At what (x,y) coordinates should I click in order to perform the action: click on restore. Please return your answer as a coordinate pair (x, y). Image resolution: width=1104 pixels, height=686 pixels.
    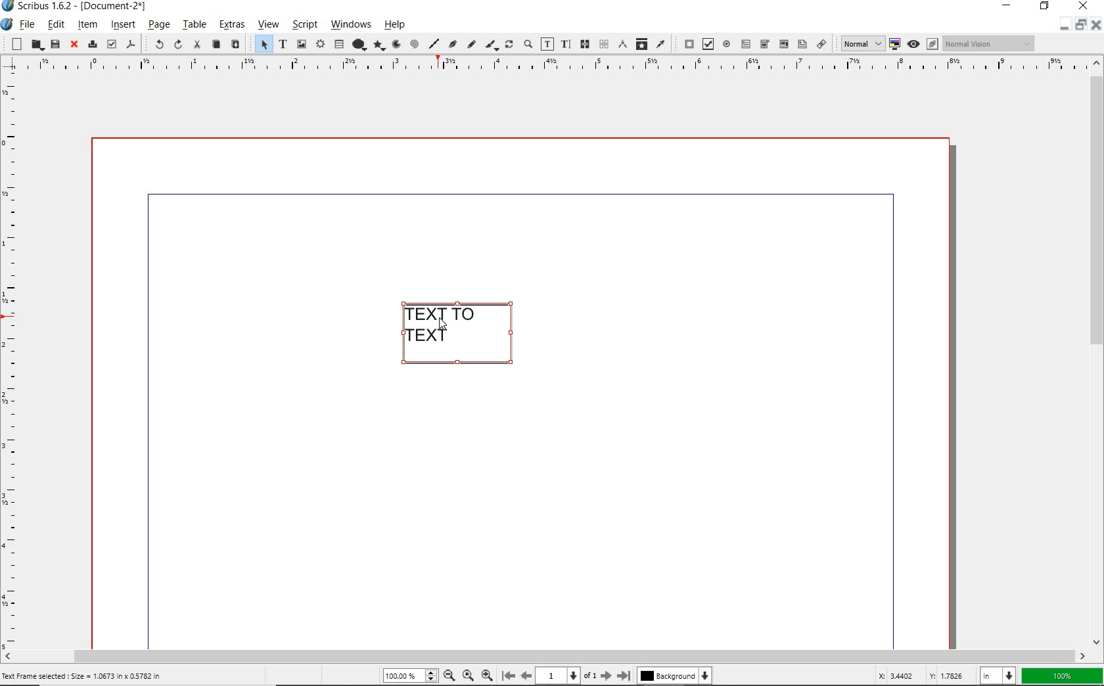
    Looking at the image, I should click on (1045, 7).